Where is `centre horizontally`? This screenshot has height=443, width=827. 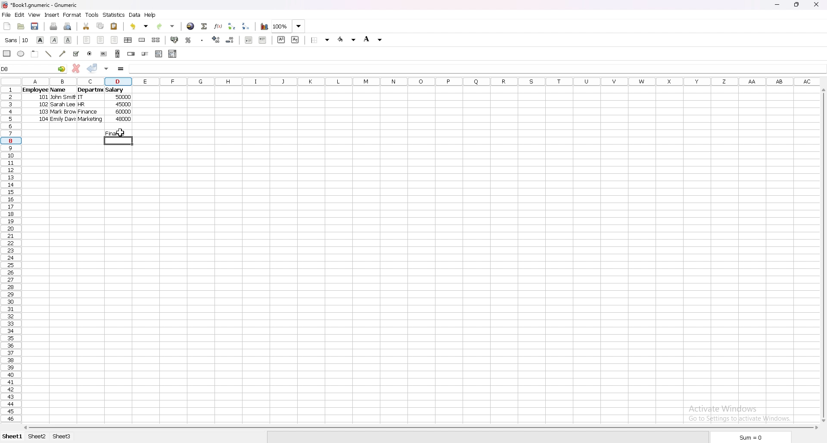
centre horizontally is located at coordinates (128, 40).